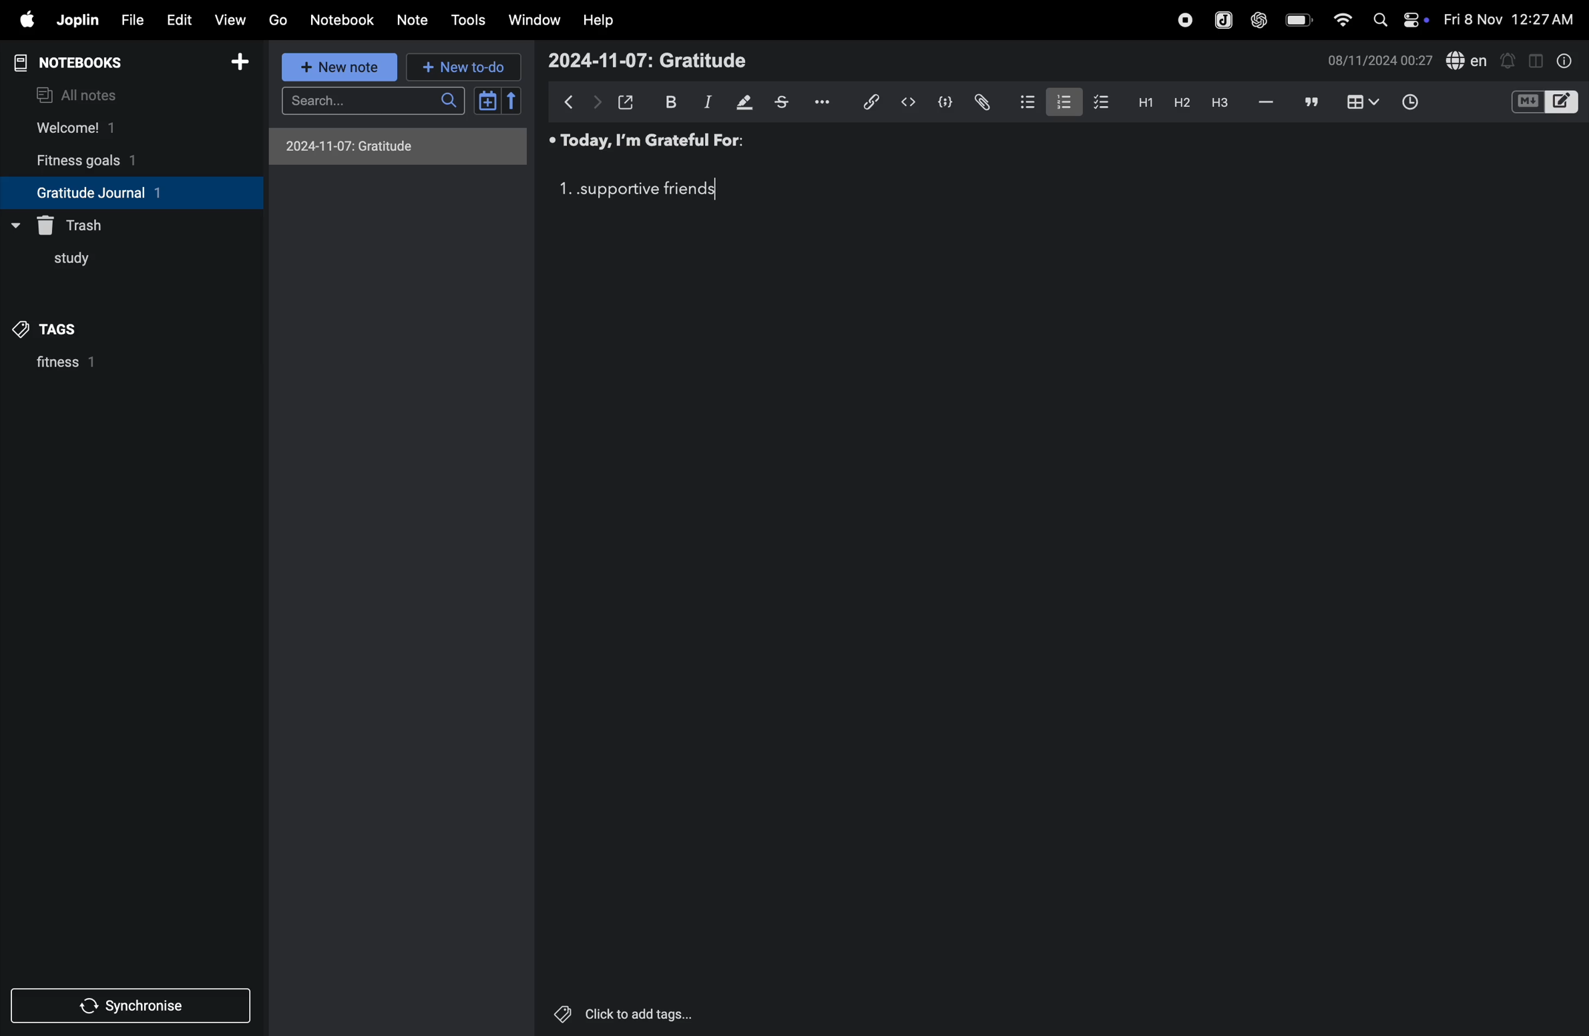  Describe the element at coordinates (617, 1011) in the screenshot. I see `click to add tags` at that location.